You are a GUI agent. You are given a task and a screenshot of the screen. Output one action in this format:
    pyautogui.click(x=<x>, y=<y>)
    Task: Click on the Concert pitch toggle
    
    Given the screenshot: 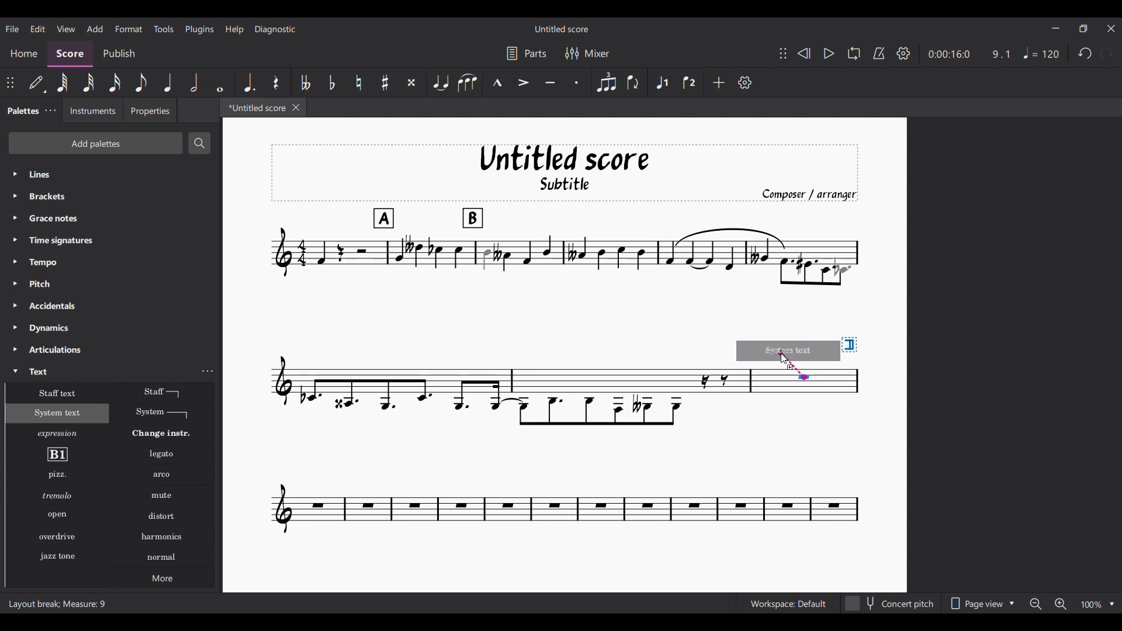 What is the action you would take?
    pyautogui.click(x=890, y=604)
    